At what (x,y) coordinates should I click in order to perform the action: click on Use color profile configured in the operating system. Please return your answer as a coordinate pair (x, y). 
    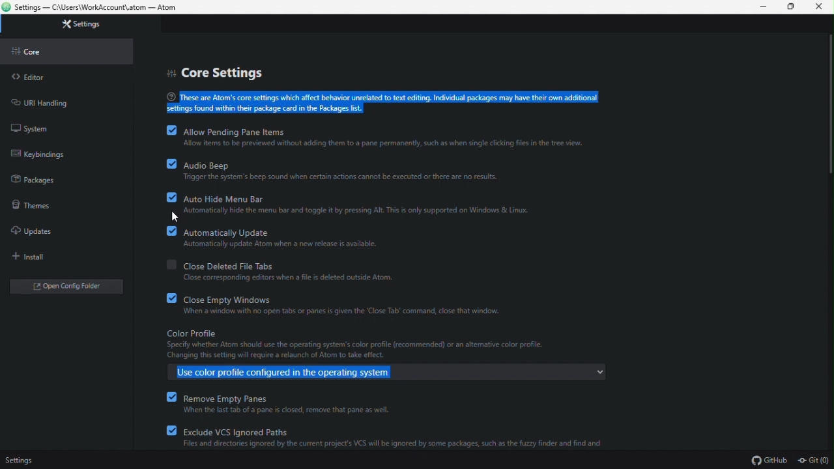
    Looking at the image, I should click on (291, 374).